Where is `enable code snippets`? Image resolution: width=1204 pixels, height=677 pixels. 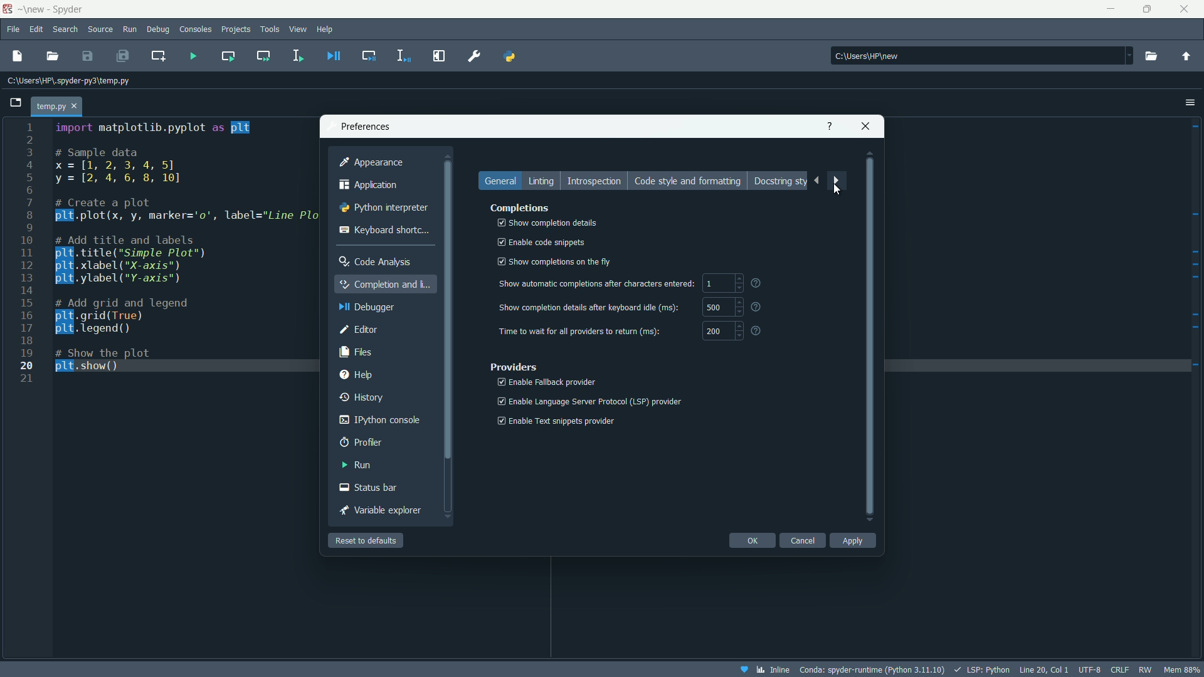 enable code snippets is located at coordinates (539, 243).